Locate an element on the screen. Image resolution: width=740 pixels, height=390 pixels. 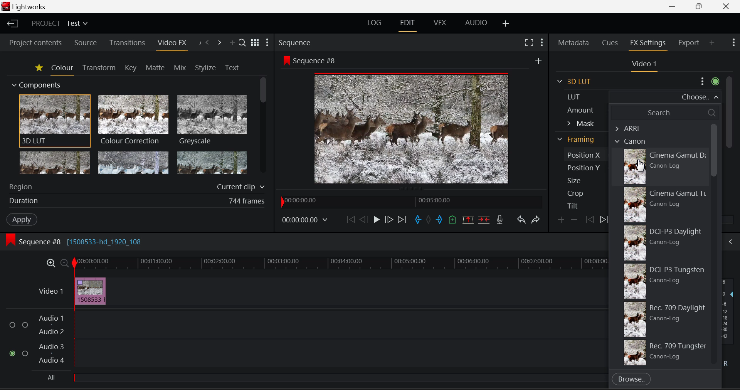
Crop is located at coordinates (575, 193).